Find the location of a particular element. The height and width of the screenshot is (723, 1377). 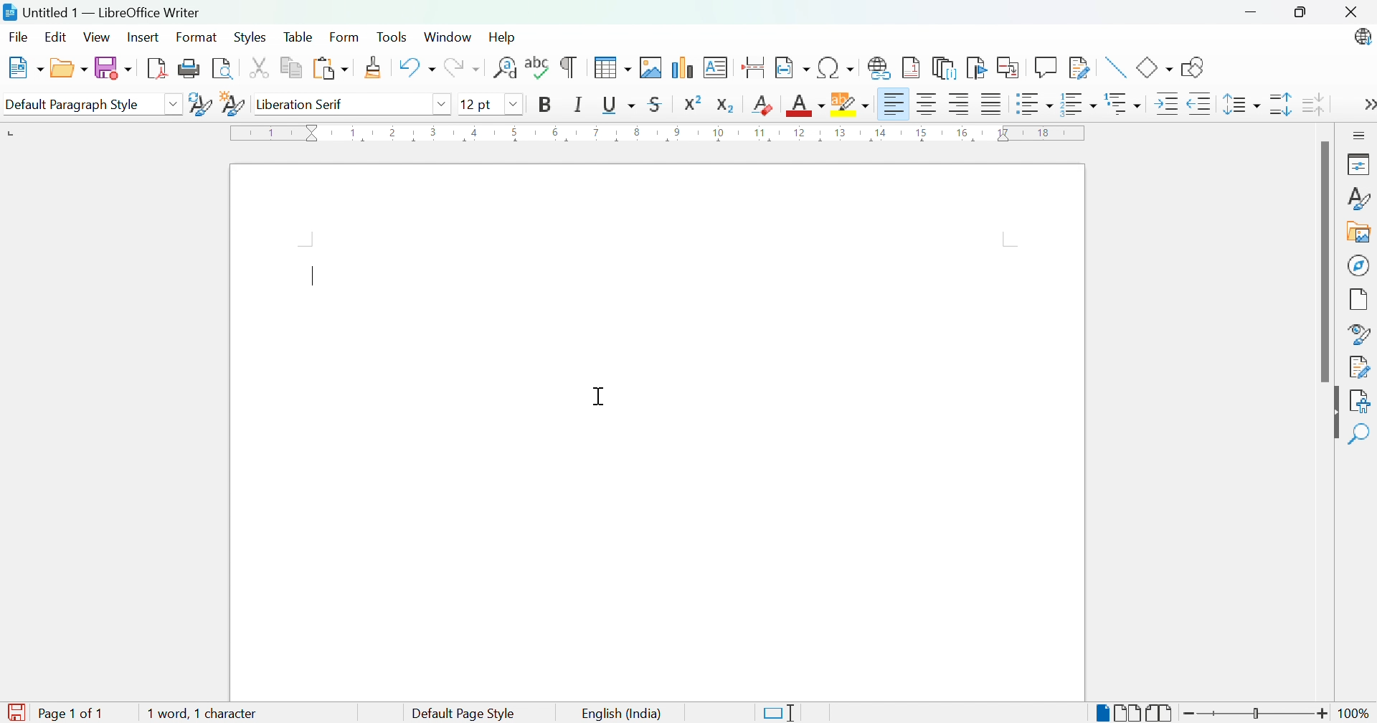

More is located at coordinates (1368, 106).